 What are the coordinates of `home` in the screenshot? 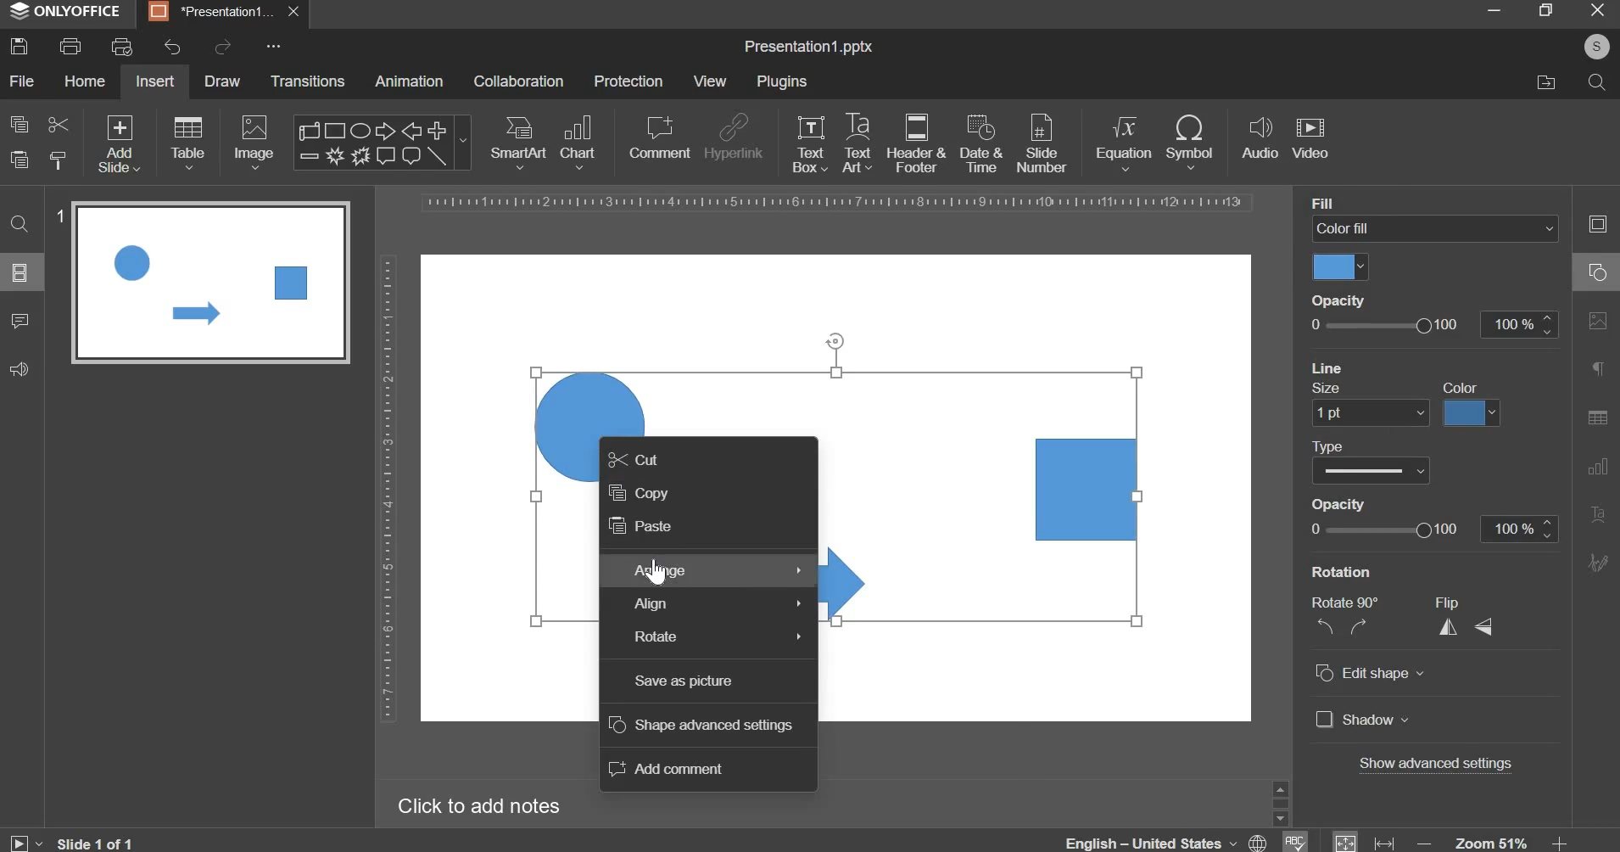 It's located at (84, 80).